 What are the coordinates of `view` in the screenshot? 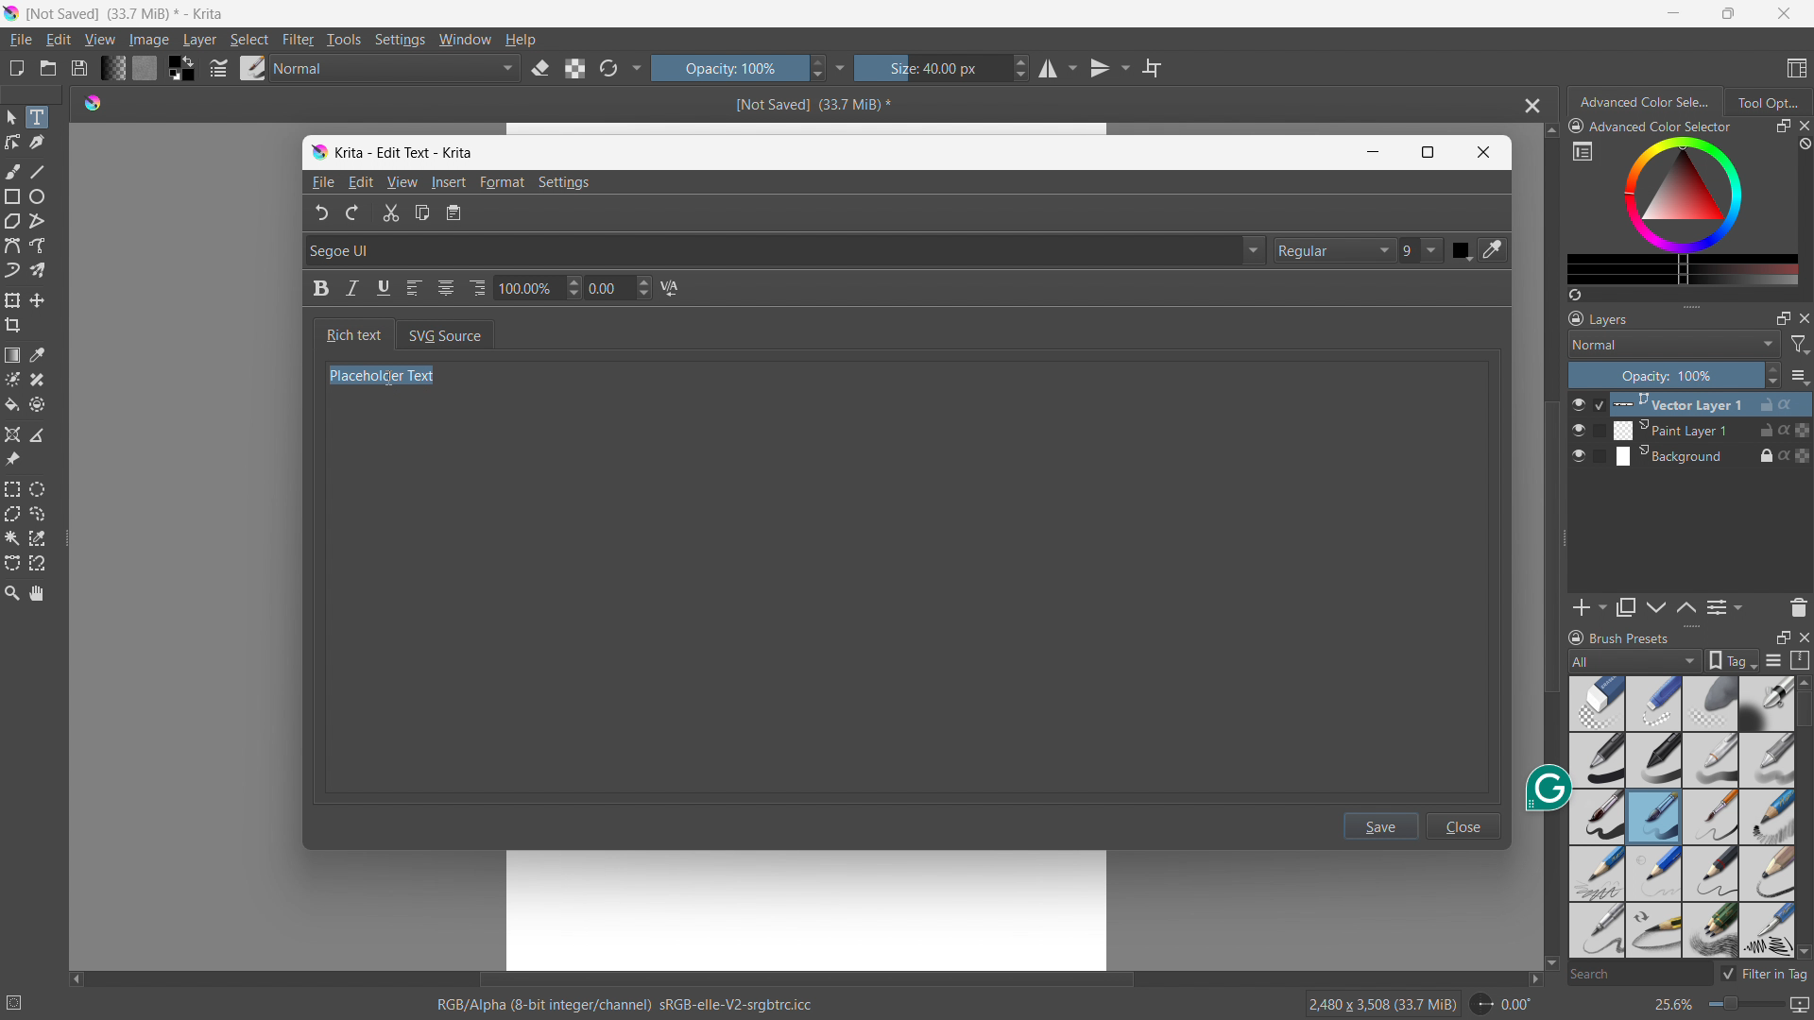 It's located at (402, 182).